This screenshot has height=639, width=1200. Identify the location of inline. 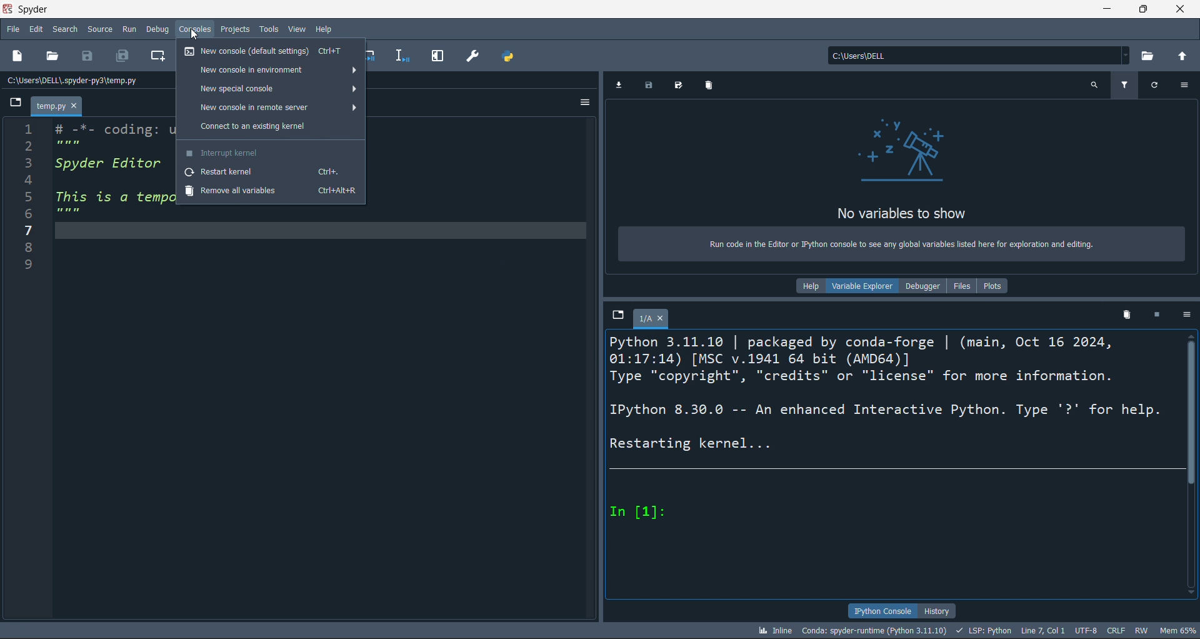
(774, 631).